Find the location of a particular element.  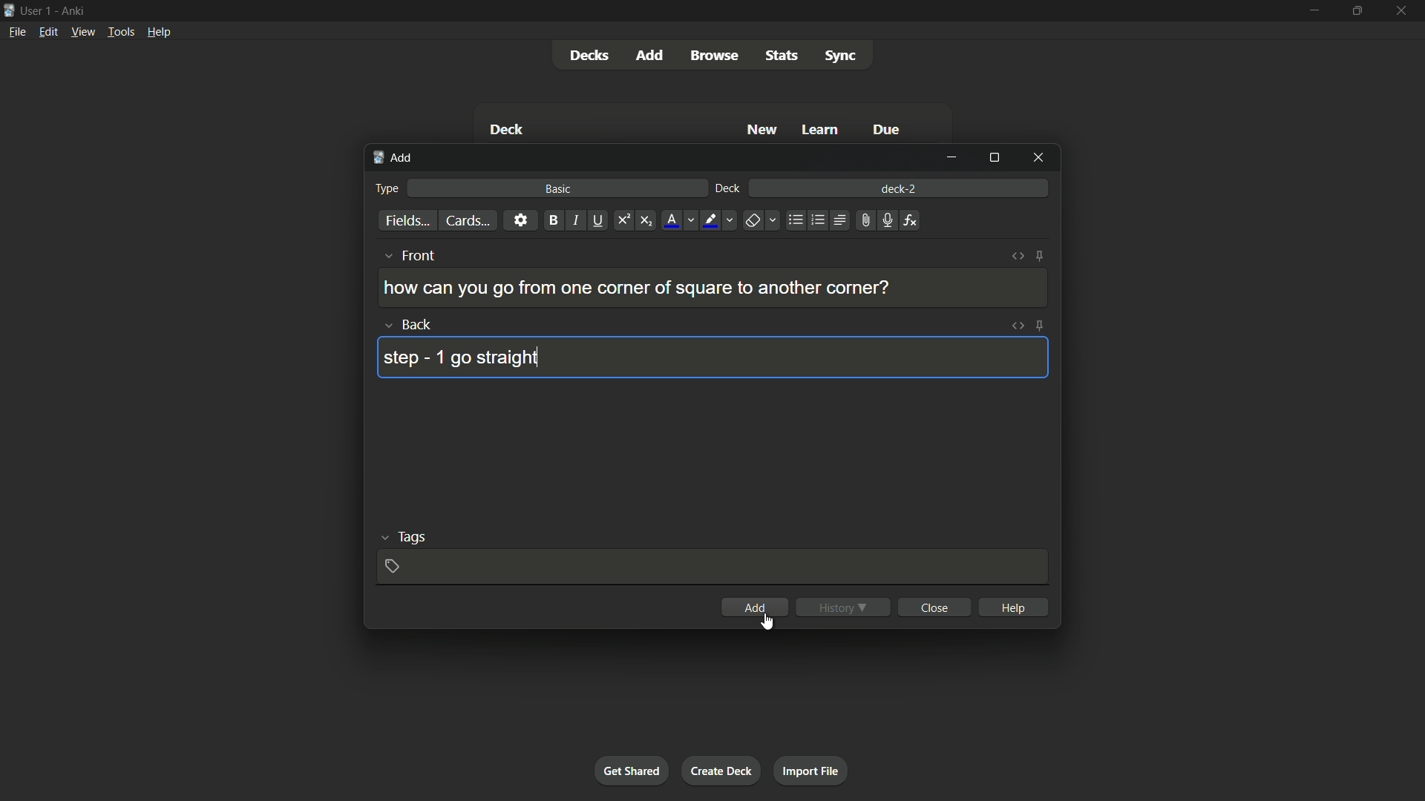

cursor is located at coordinates (767, 624).